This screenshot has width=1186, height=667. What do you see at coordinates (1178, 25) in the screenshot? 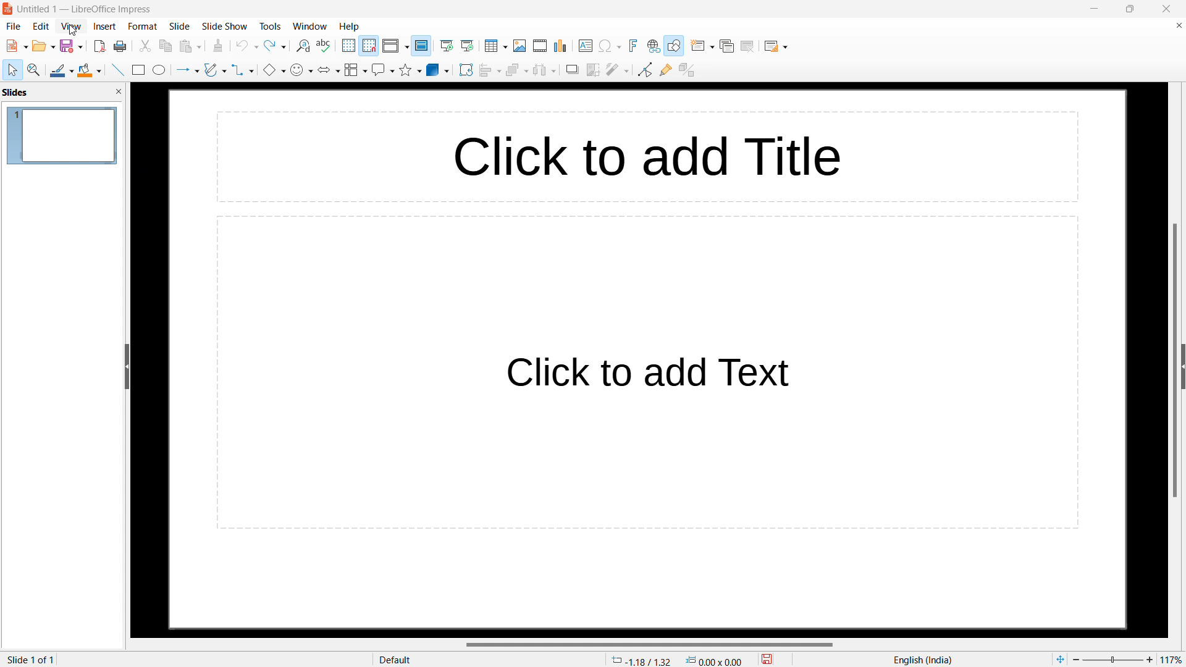
I see `close document` at bounding box center [1178, 25].